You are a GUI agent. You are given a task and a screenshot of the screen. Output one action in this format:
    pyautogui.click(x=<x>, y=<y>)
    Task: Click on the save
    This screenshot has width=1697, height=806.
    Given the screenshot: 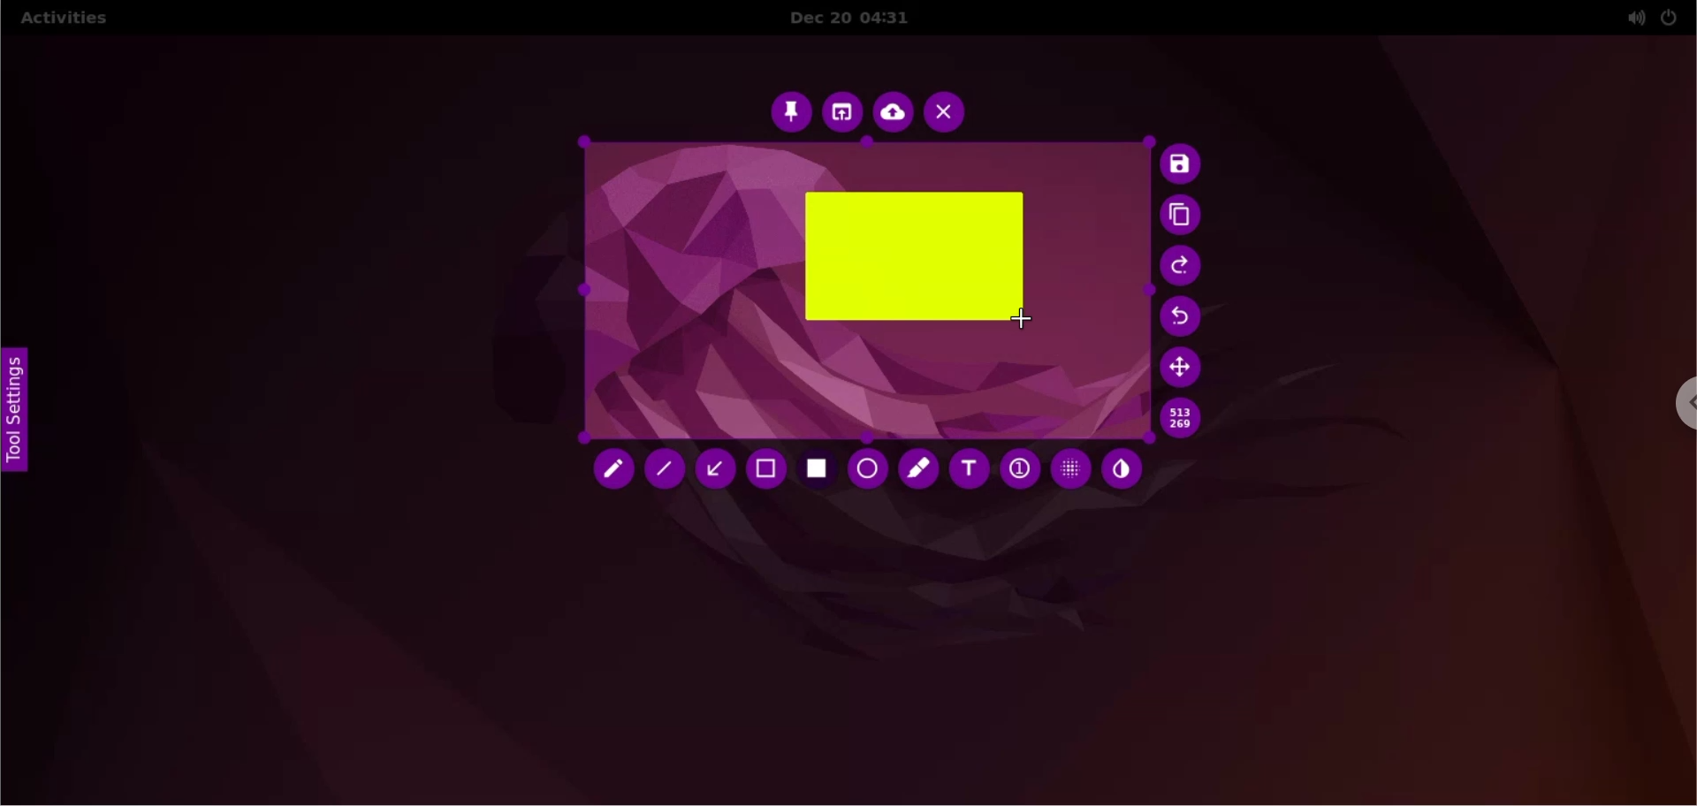 What is the action you would take?
    pyautogui.click(x=1182, y=164)
    